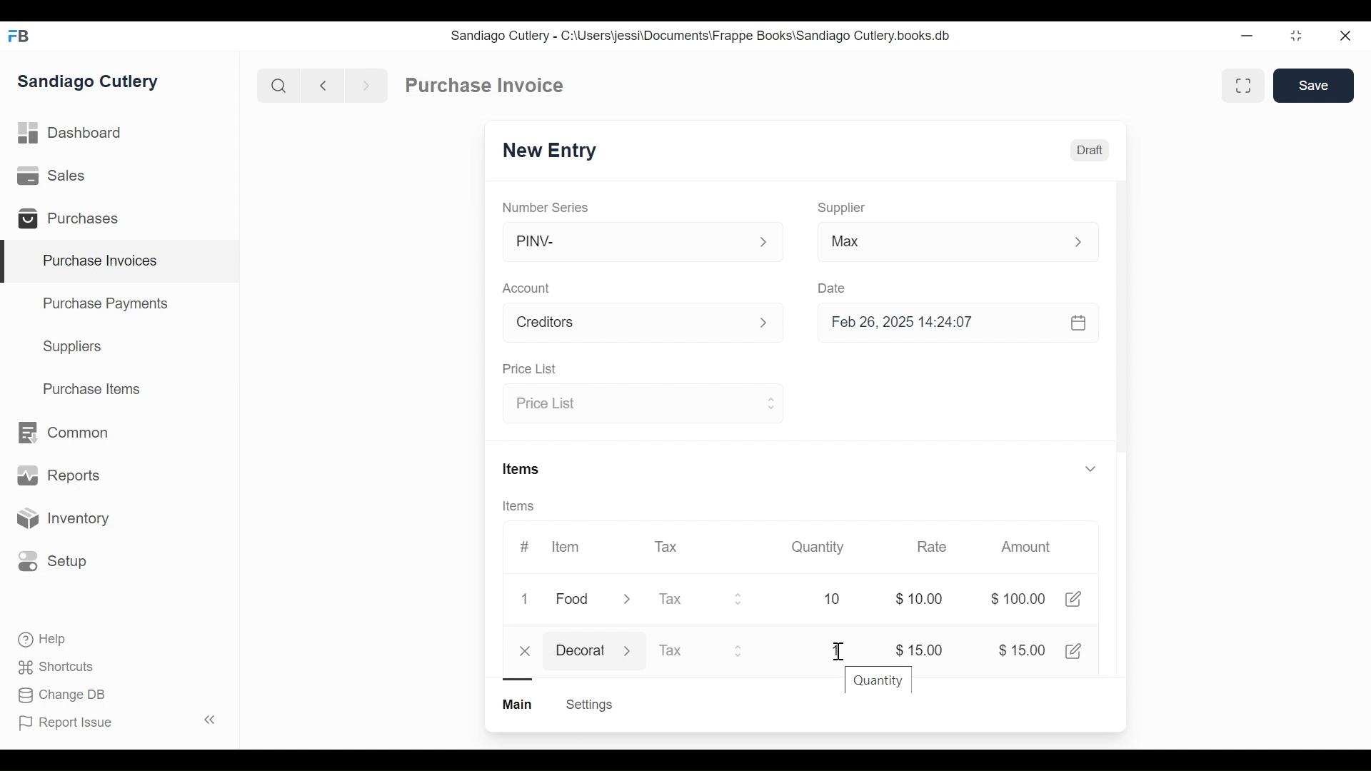 This screenshot has width=1371, height=771. What do you see at coordinates (529, 290) in the screenshot?
I see `Account` at bounding box center [529, 290].